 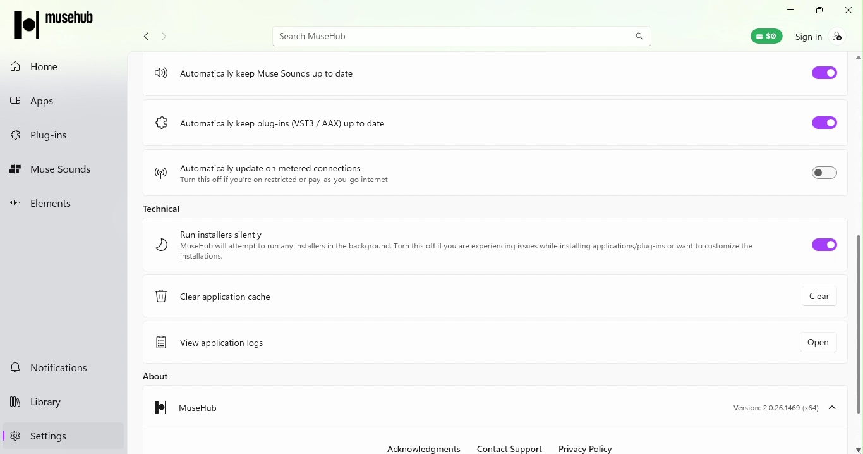 I want to click on About, so click(x=159, y=379).